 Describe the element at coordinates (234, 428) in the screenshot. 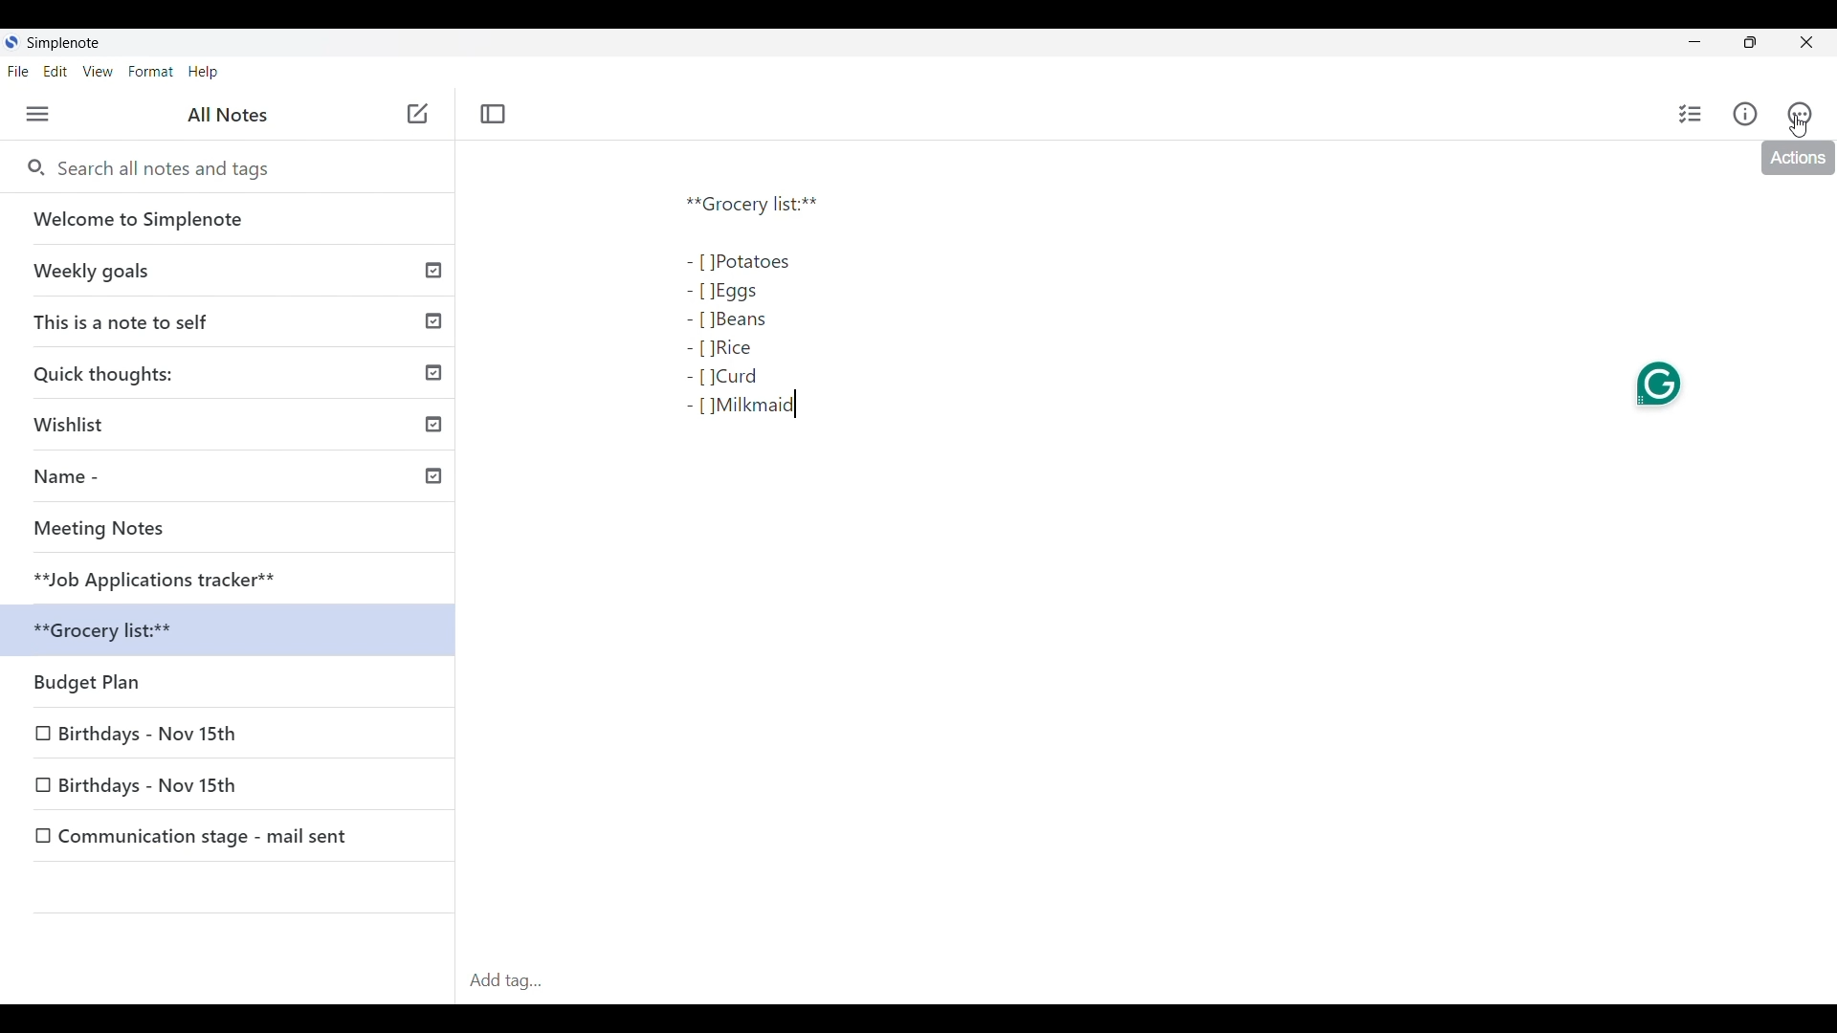

I see `Wishlist` at that location.